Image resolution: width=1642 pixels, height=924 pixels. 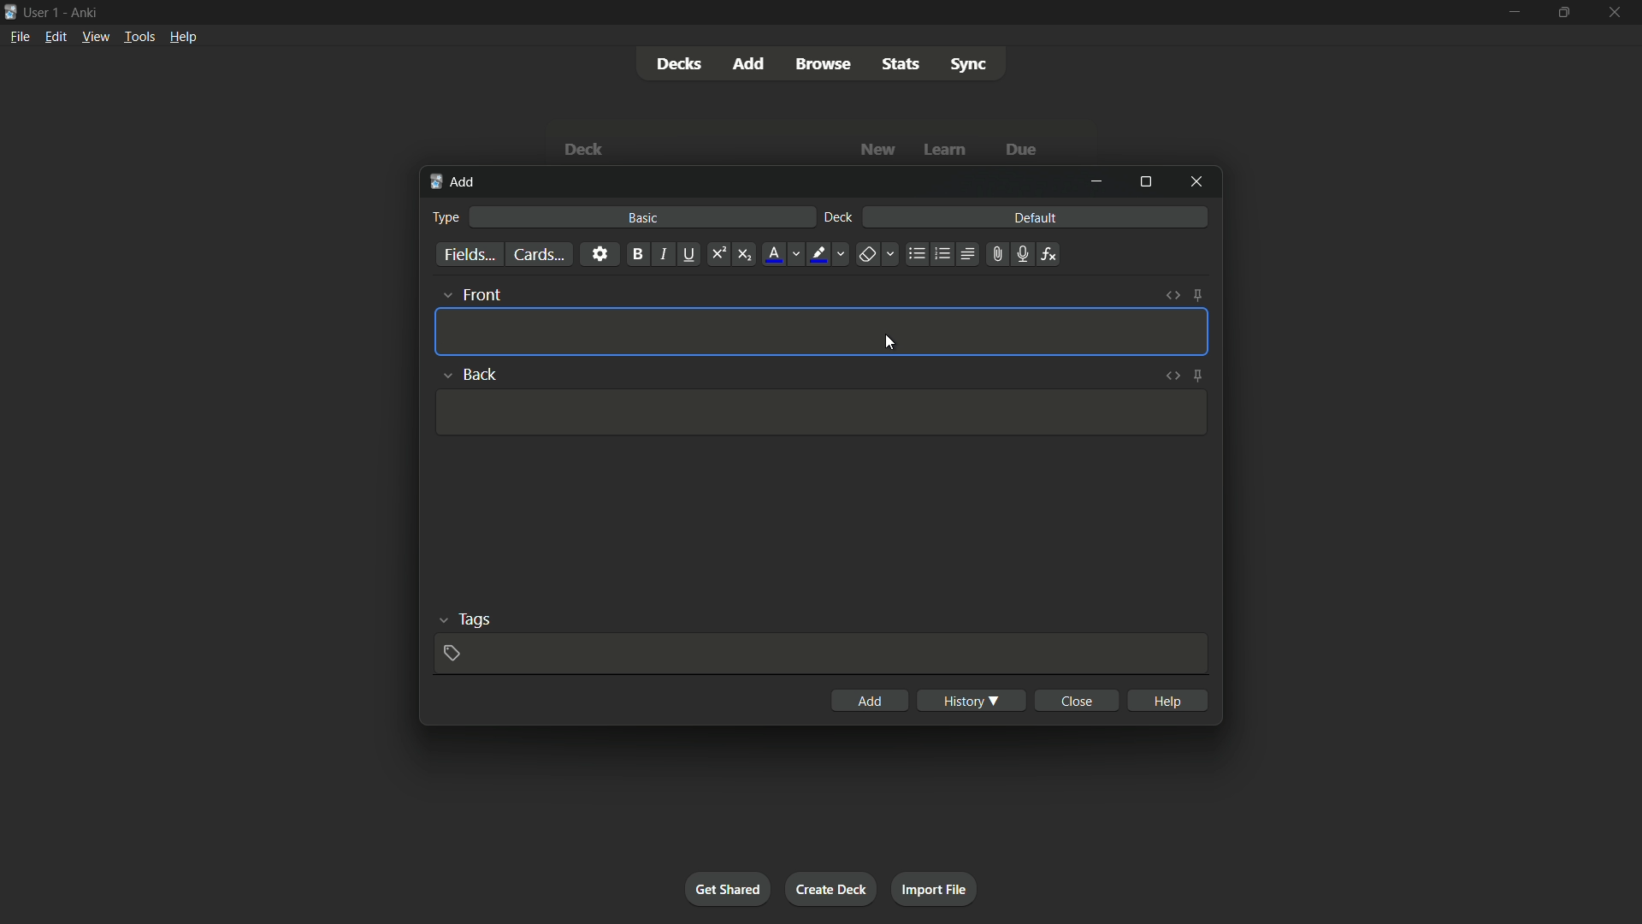 I want to click on back, so click(x=482, y=375).